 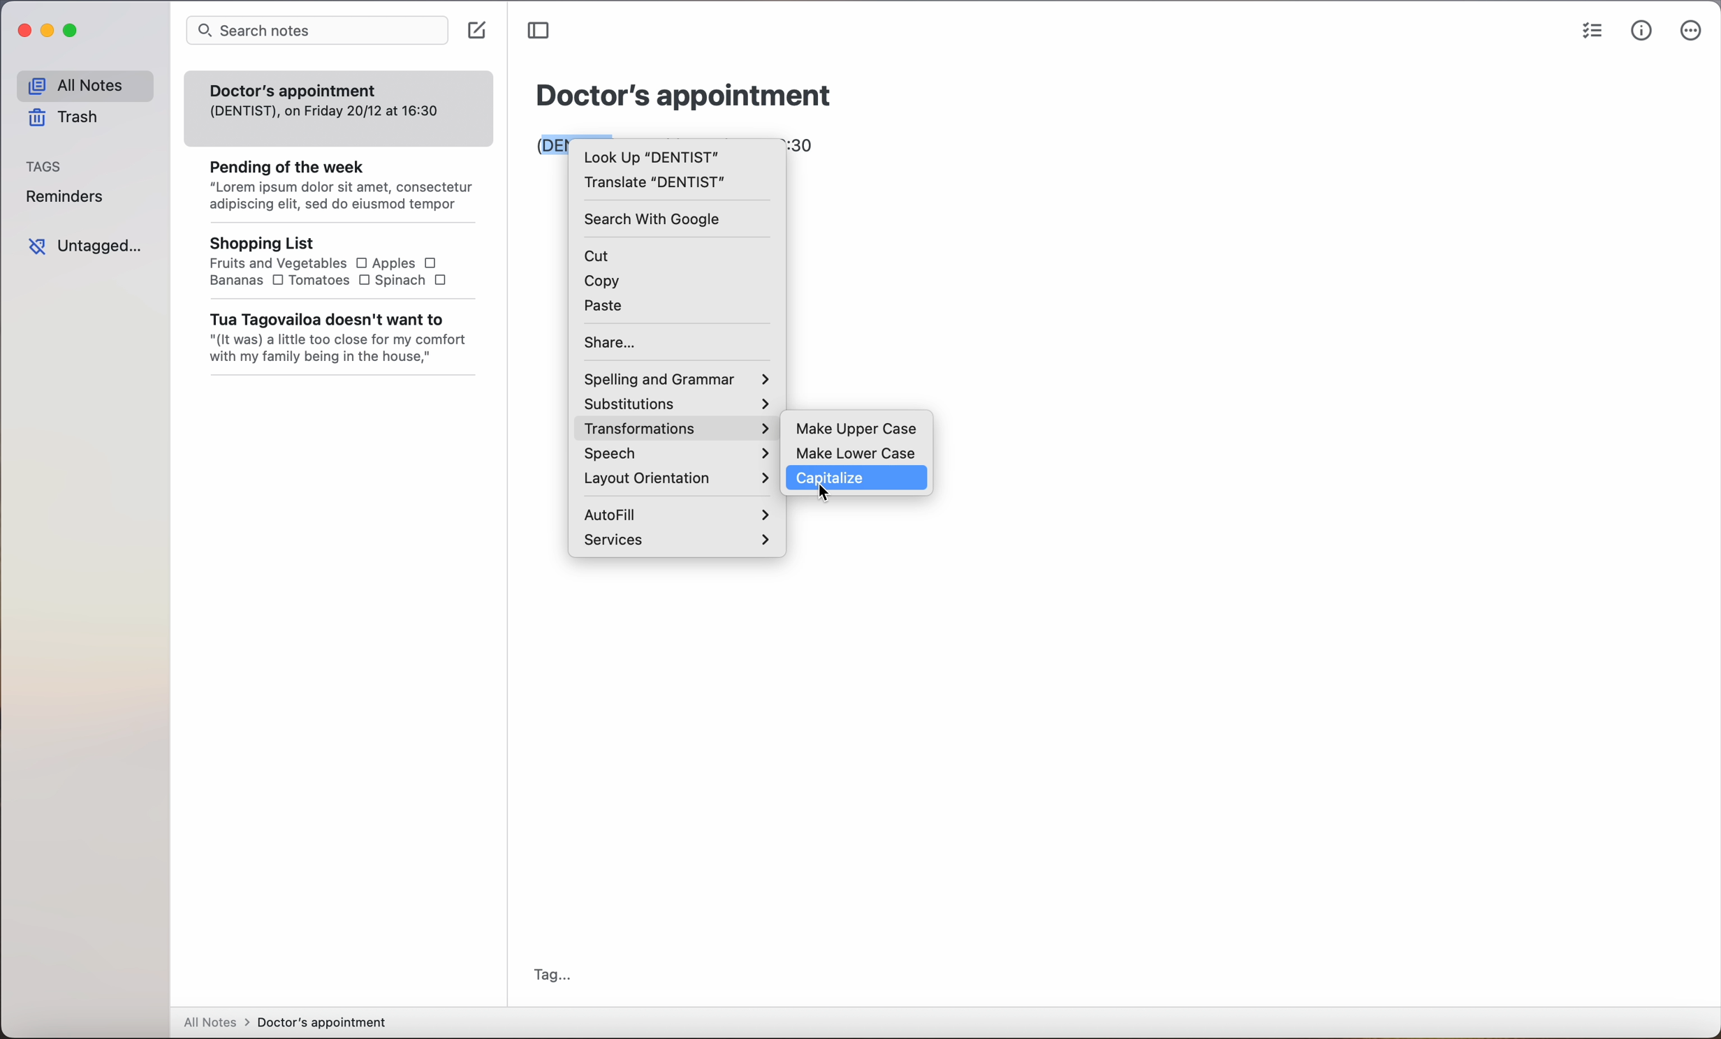 I want to click on autofill, so click(x=674, y=511).